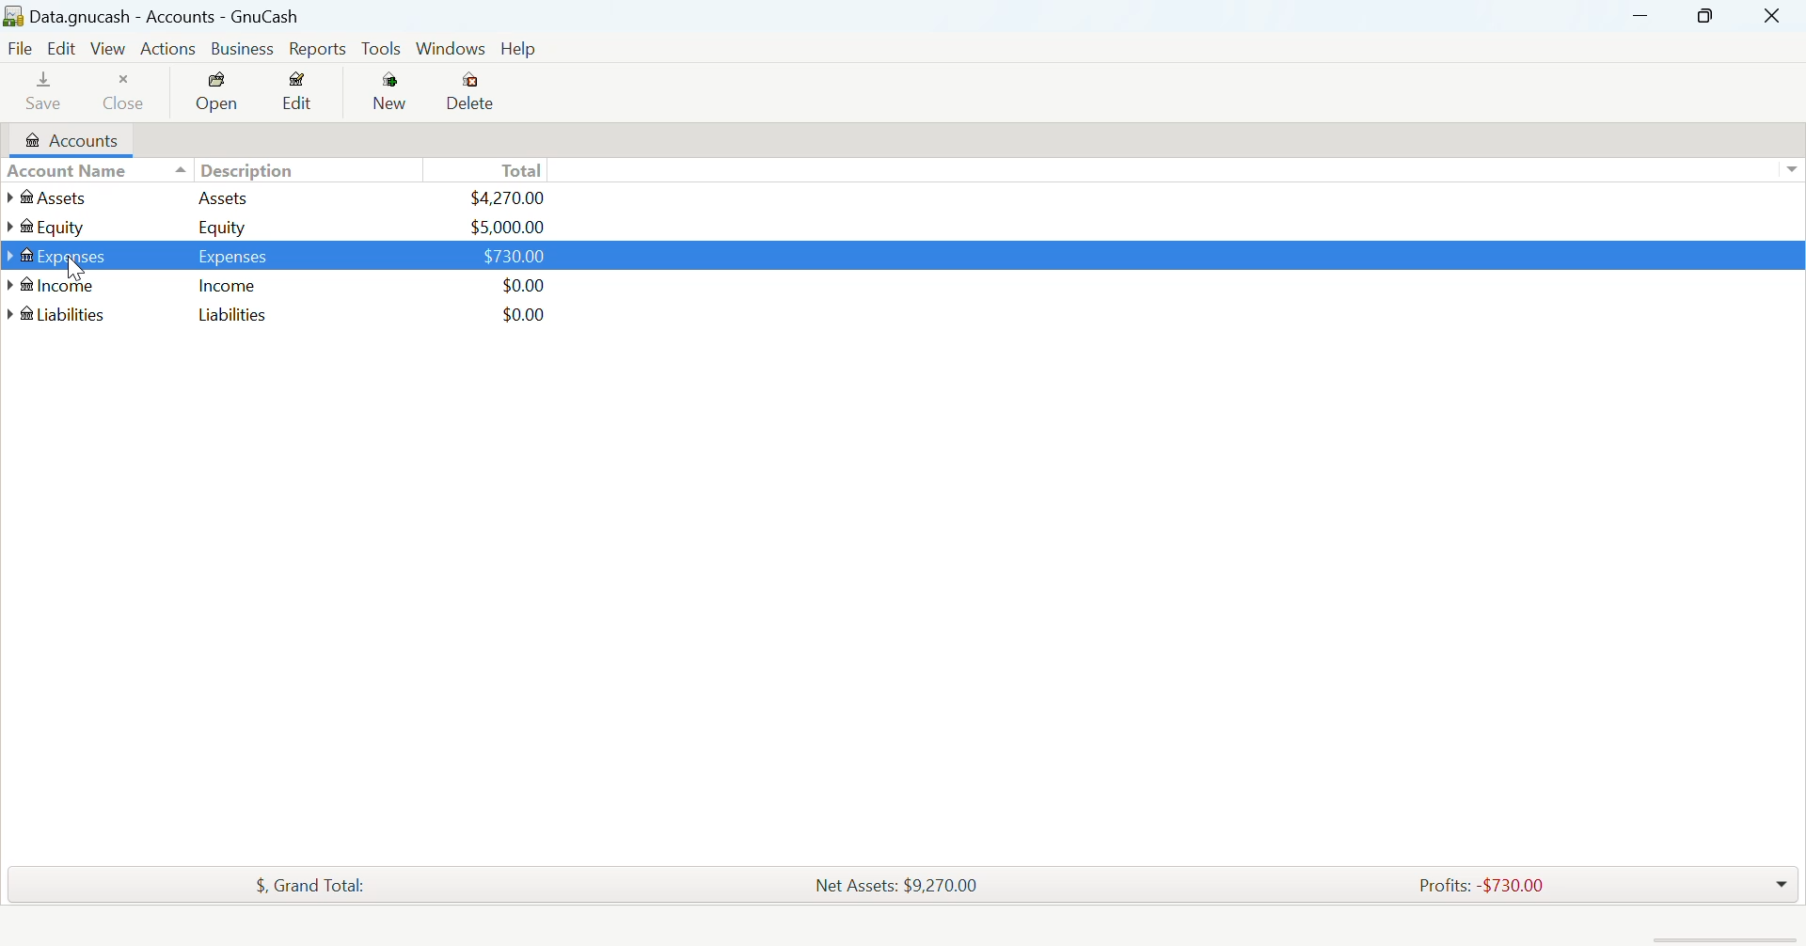 Image resolution: width=1806 pixels, height=946 pixels. Describe the element at coordinates (321, 886) in the screenshot. I see `$ Grand Total` at that location.